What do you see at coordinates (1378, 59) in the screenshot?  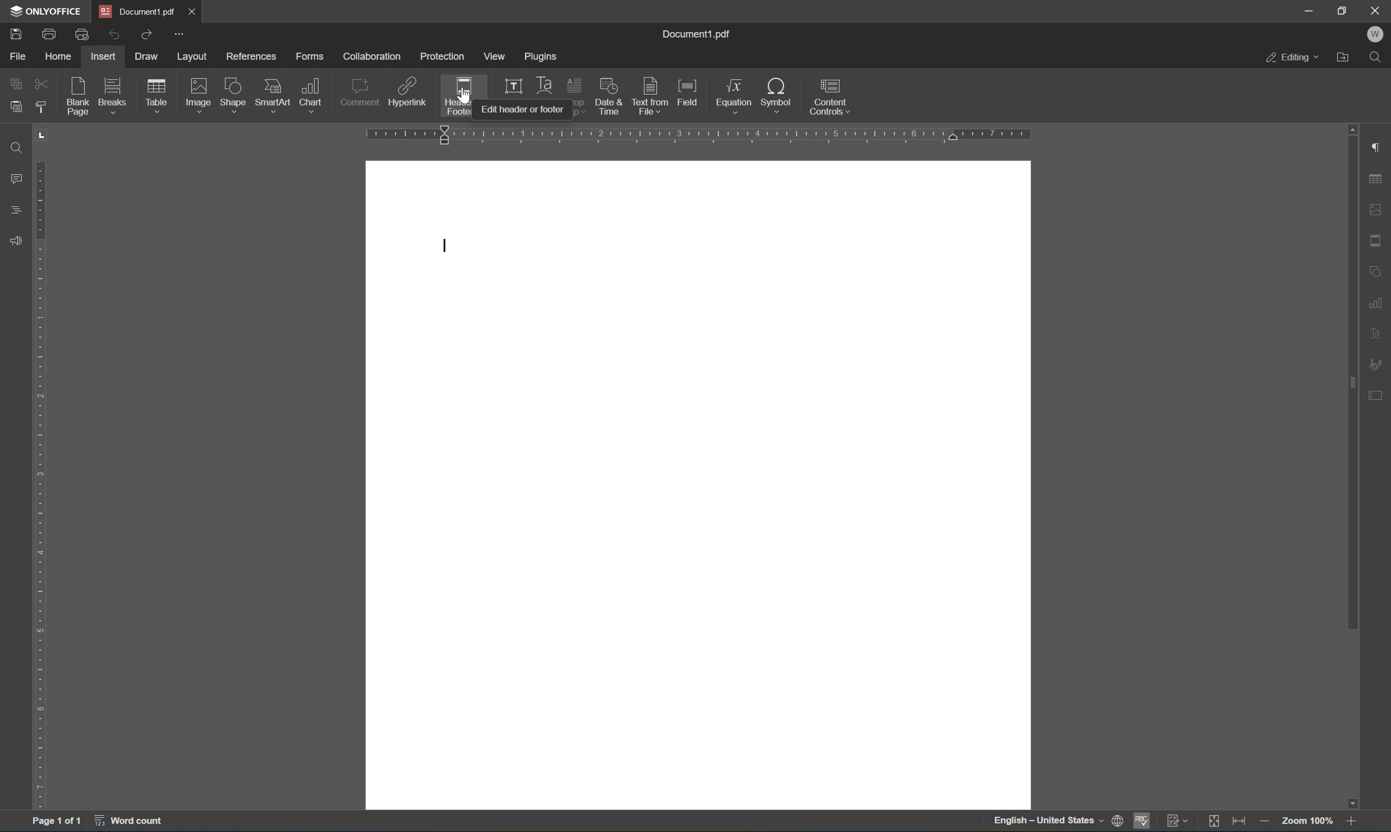 I see `find` at bounding box center [1378, 59].